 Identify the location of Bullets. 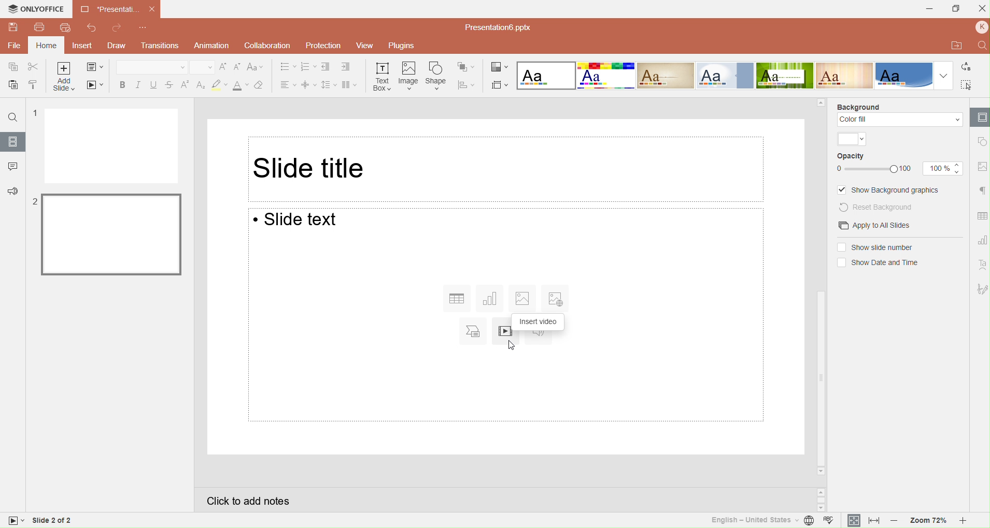
(287, 67).